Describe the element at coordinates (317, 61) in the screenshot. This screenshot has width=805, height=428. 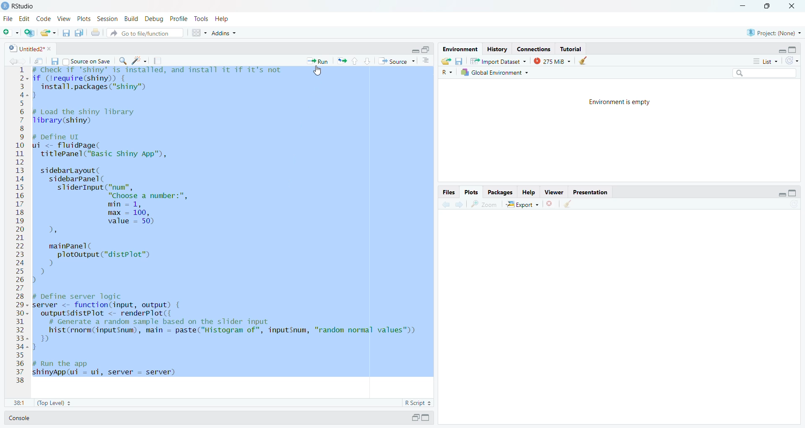
I see `Run` at that location.